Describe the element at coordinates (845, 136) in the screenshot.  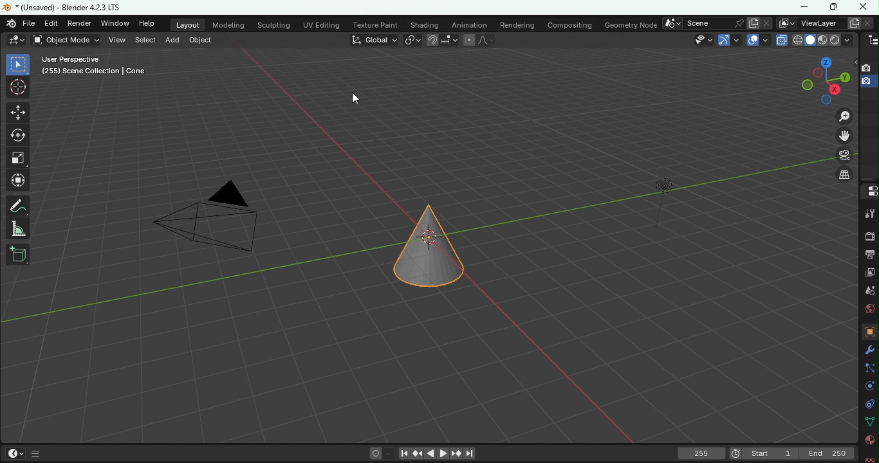
I see `Move he view` at that location.